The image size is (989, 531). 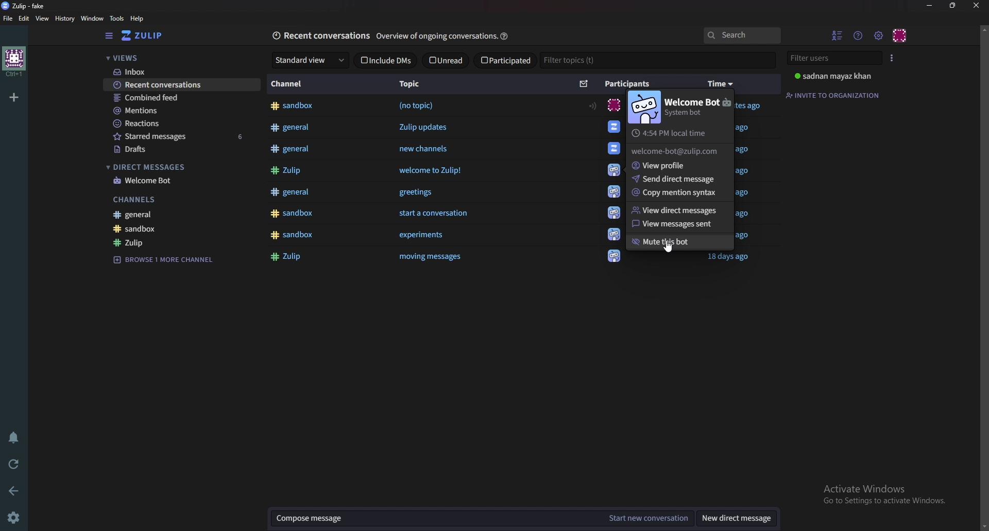 What do you see at coordinates (424, 236) in the screenshot?
I see `experiments` at bounding box center [424, 236].